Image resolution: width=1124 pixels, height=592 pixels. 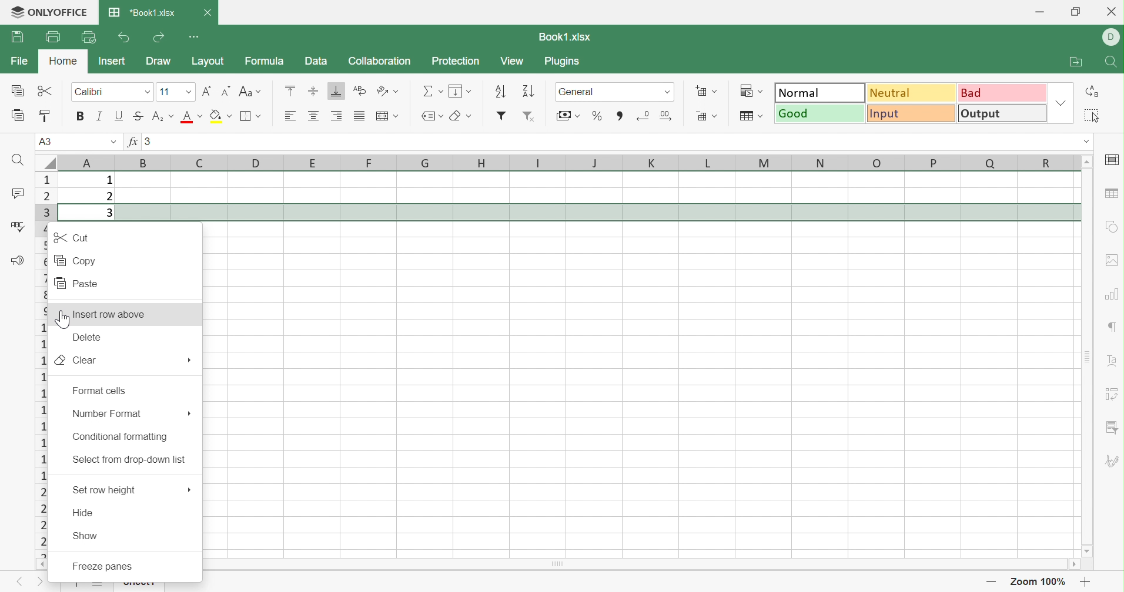 I want to click on Zoom in, so click(x=1089, y=582).